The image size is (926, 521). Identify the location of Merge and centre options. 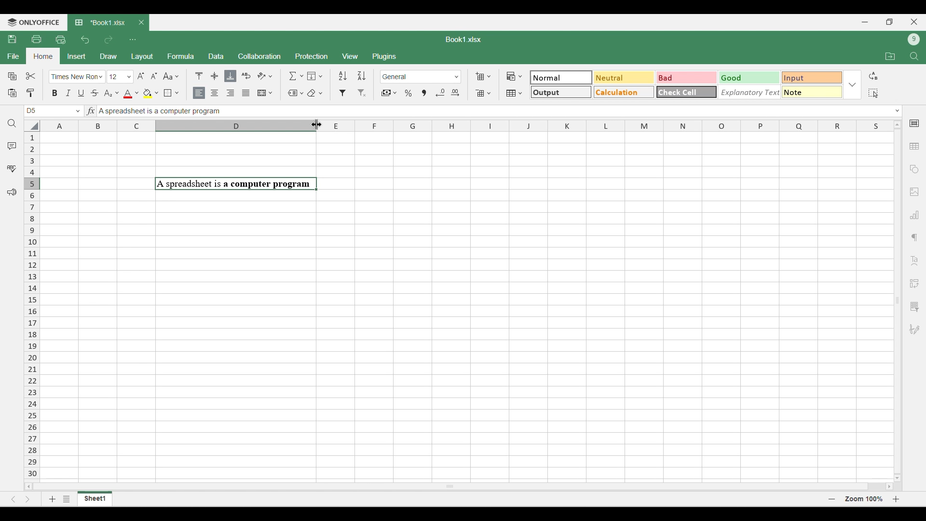
(265, 93).